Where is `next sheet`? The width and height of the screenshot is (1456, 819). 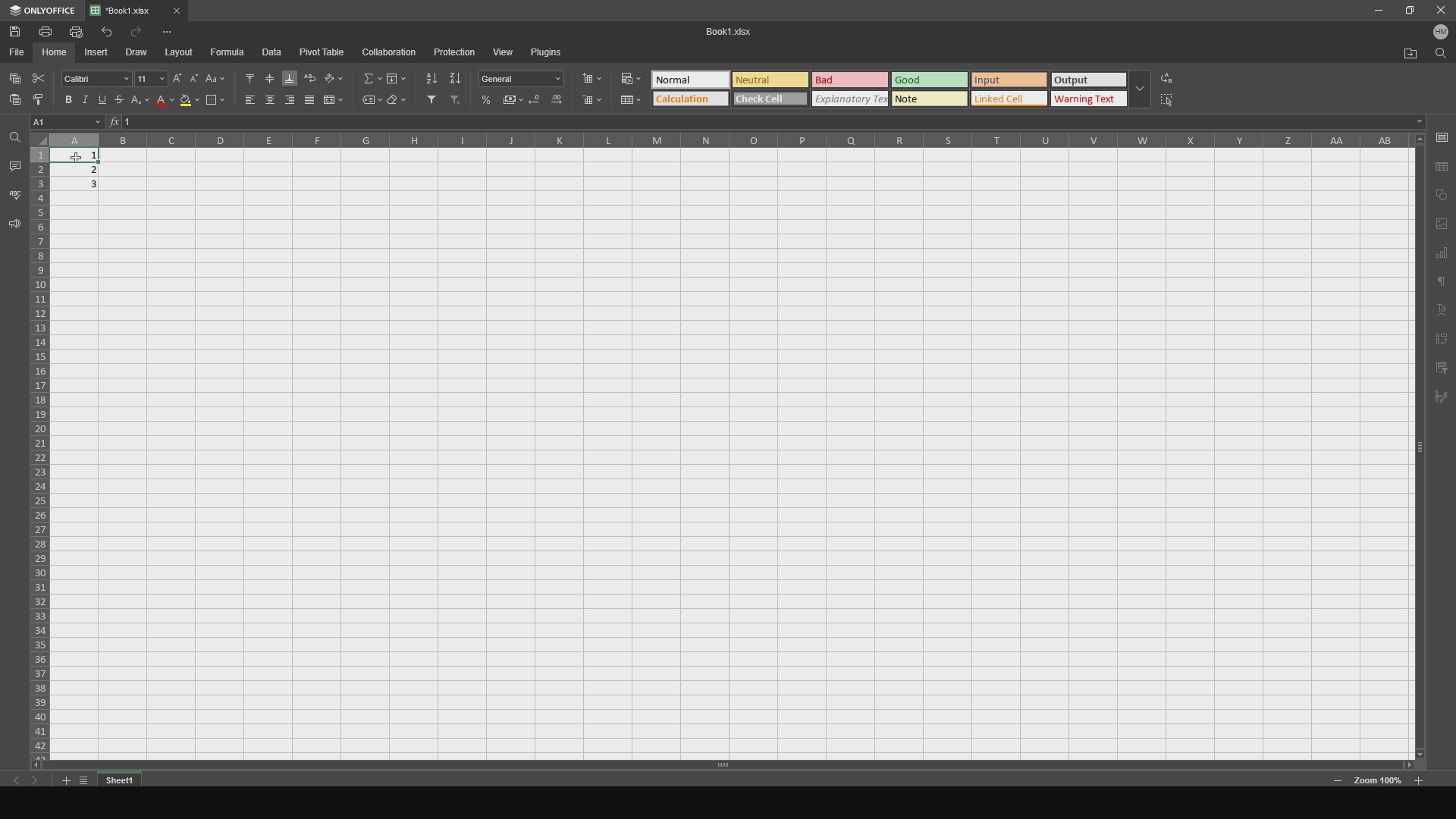
next sheet is located at coordinates (42, 783).